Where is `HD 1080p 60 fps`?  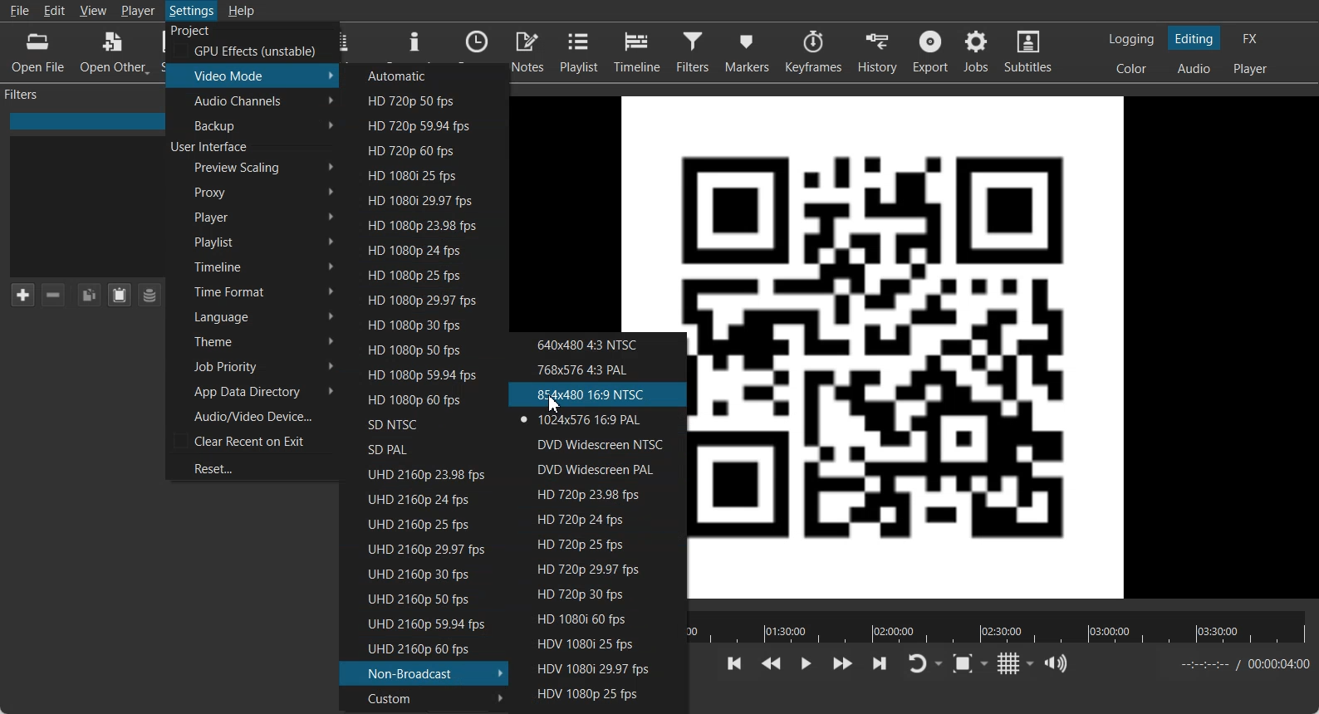
HD 1080p 60 fps is located at coordinates (416, 399).